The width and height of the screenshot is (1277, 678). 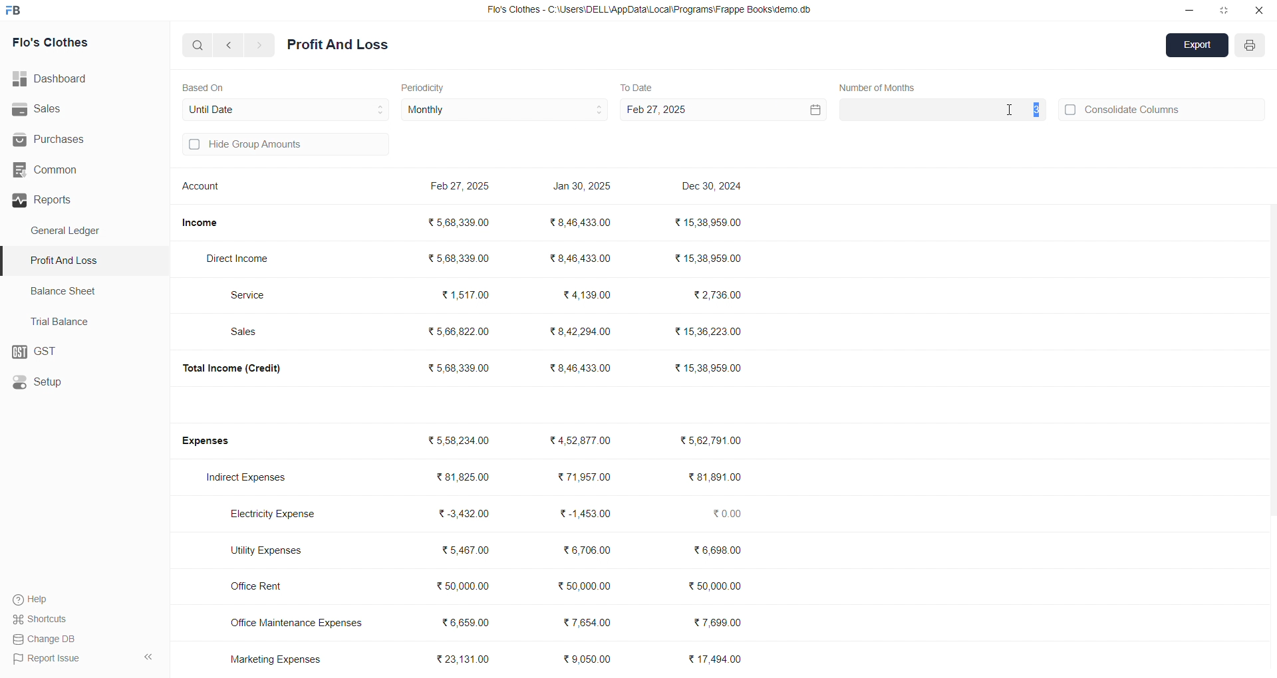 I want to click on ₹5,68,339.00, so click(x=461, y=368).